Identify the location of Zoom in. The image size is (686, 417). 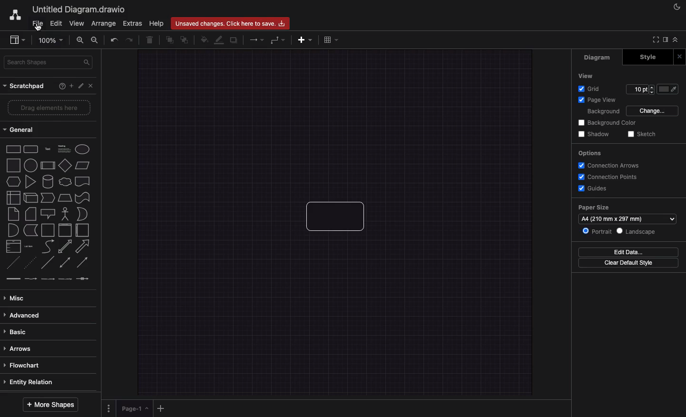
(80, 40).